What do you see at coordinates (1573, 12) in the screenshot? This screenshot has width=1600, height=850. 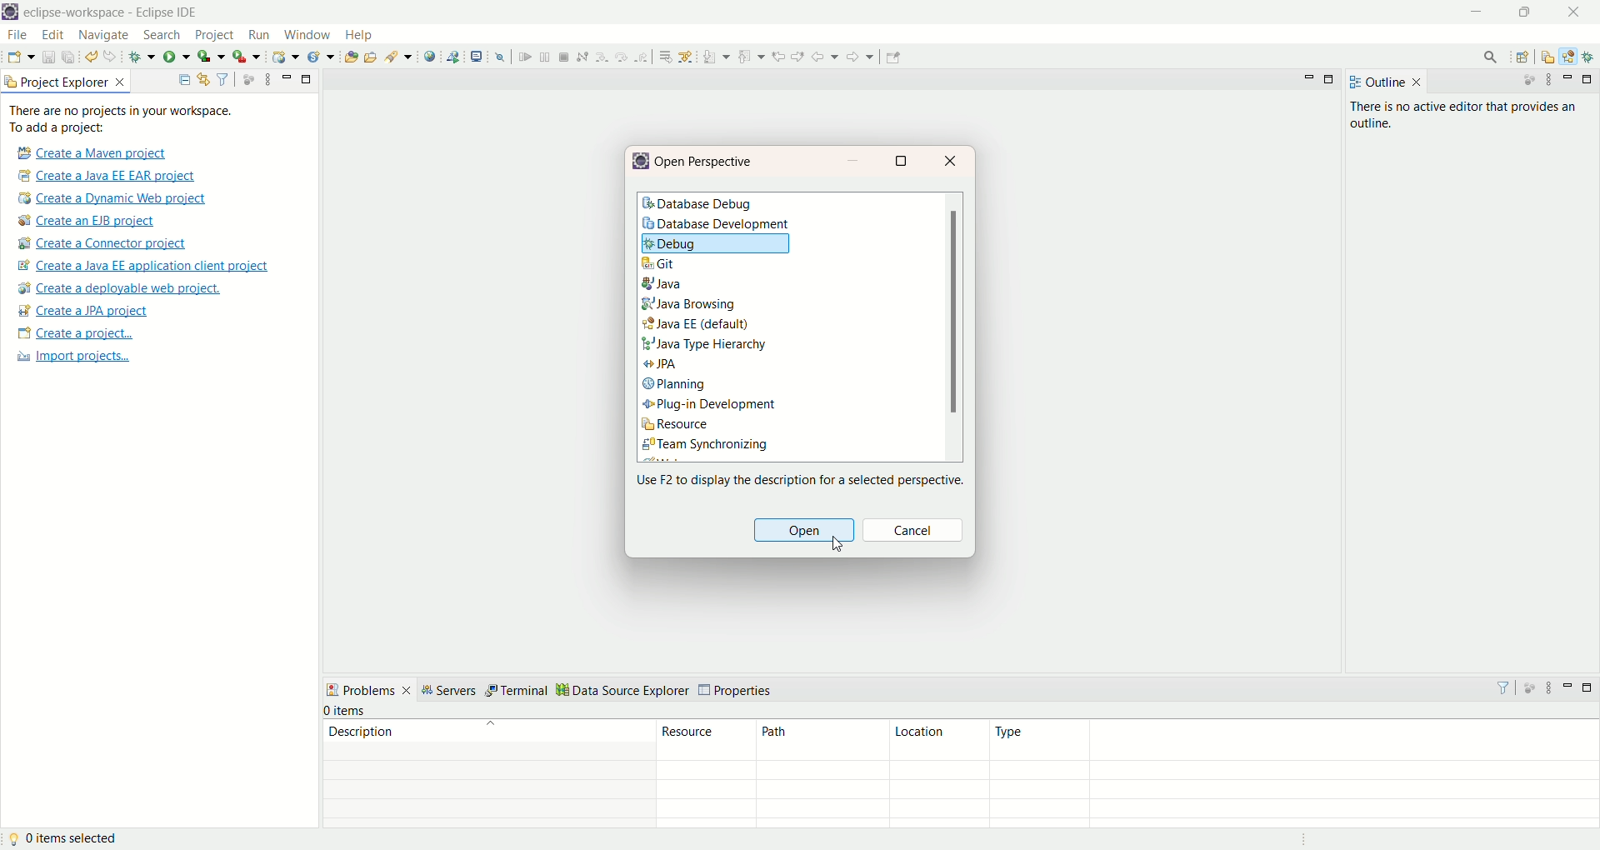 I see `close` at bounding box center [1573, 12].